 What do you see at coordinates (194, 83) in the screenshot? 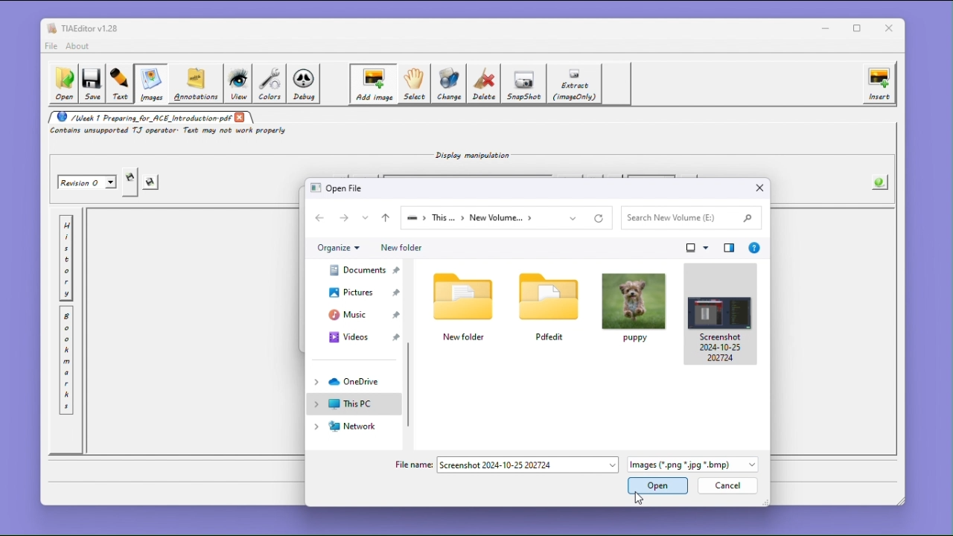
I see `Annotations ` at bounding box center [194, 83].